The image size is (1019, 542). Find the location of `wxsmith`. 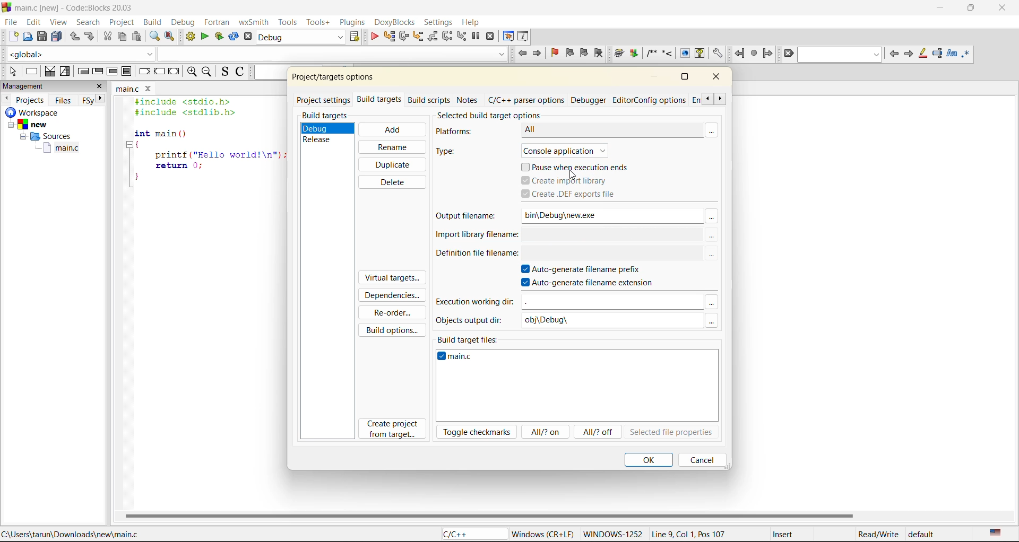

wxsmith is located at coordinates (252, 23).